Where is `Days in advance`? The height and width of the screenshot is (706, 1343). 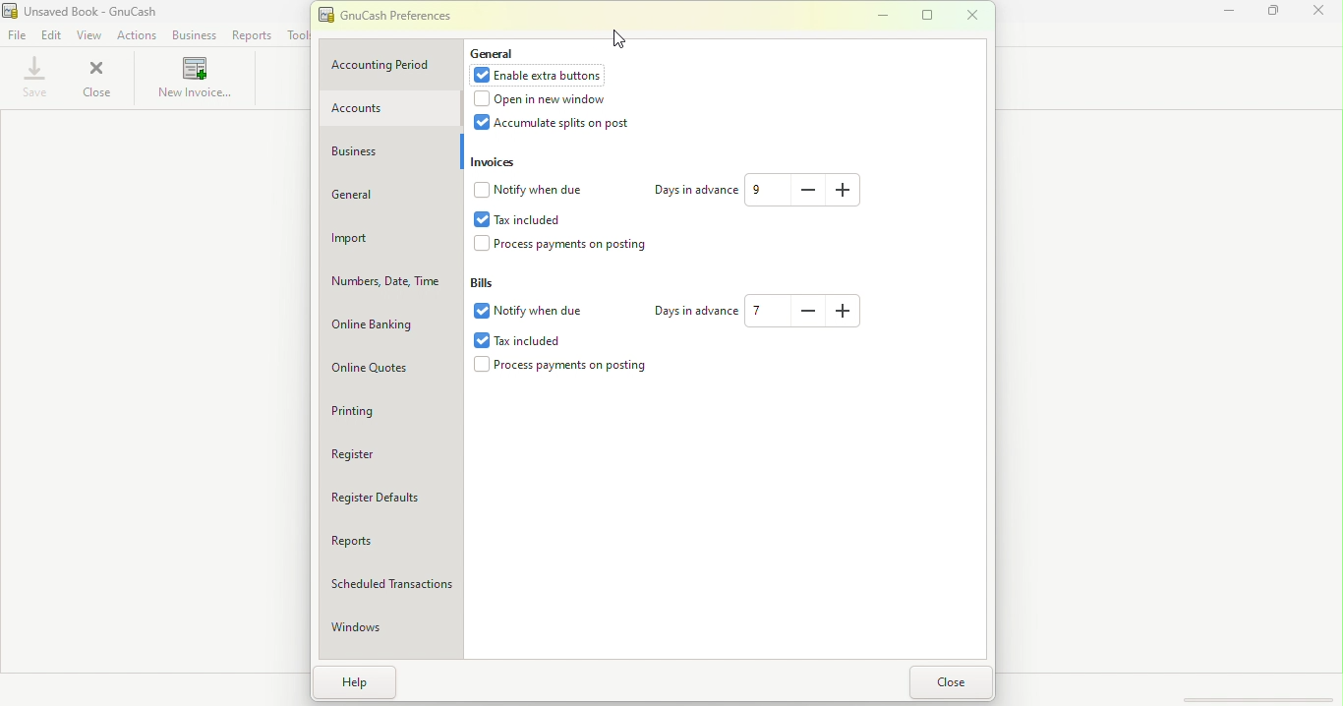
Days in advance is located at coordinates (690, 191).